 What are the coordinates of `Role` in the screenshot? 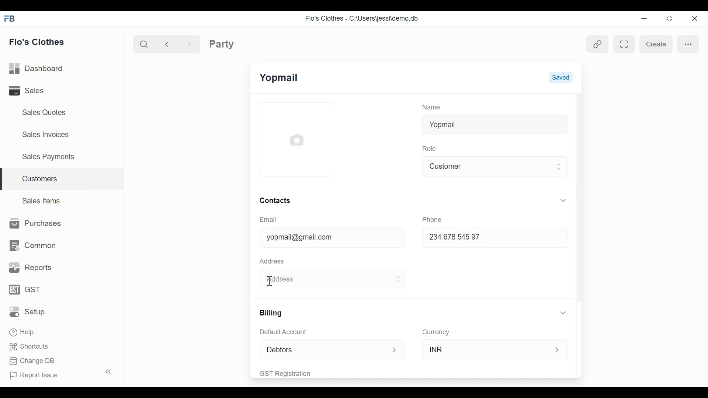 It's located at (430, 149).